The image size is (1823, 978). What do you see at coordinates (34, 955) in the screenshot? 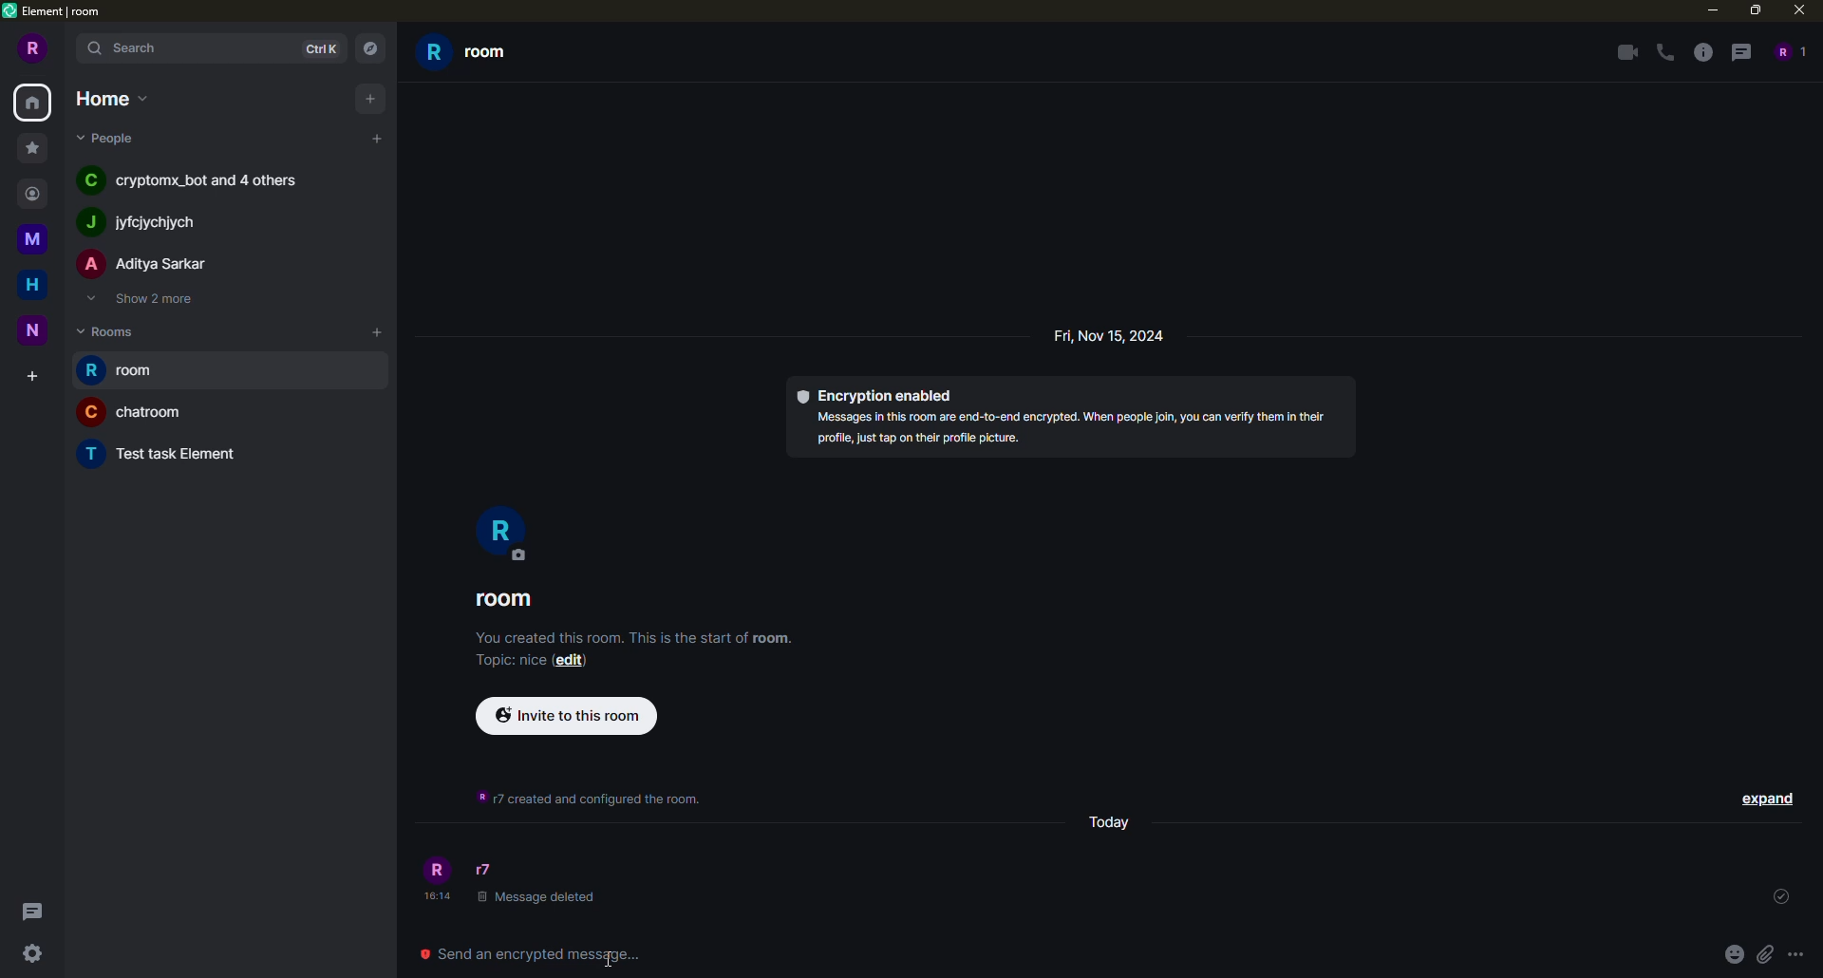
I see `quick settings` at bounding box center [34, 955].